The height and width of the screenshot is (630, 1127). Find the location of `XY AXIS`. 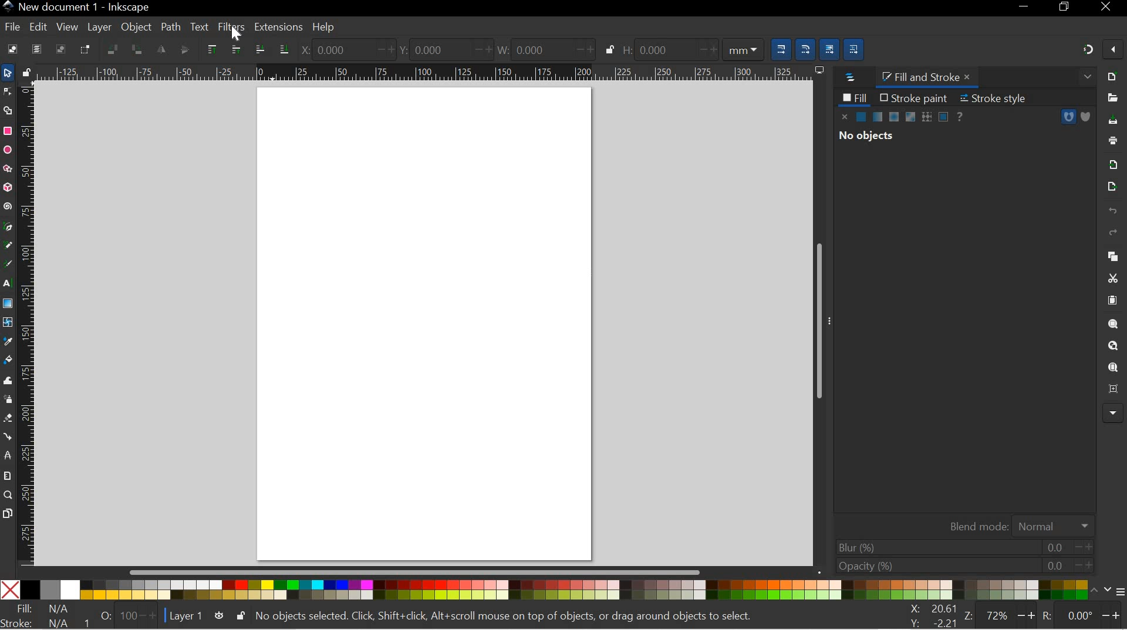

XY AXIS is located at coordinates (933, 615).